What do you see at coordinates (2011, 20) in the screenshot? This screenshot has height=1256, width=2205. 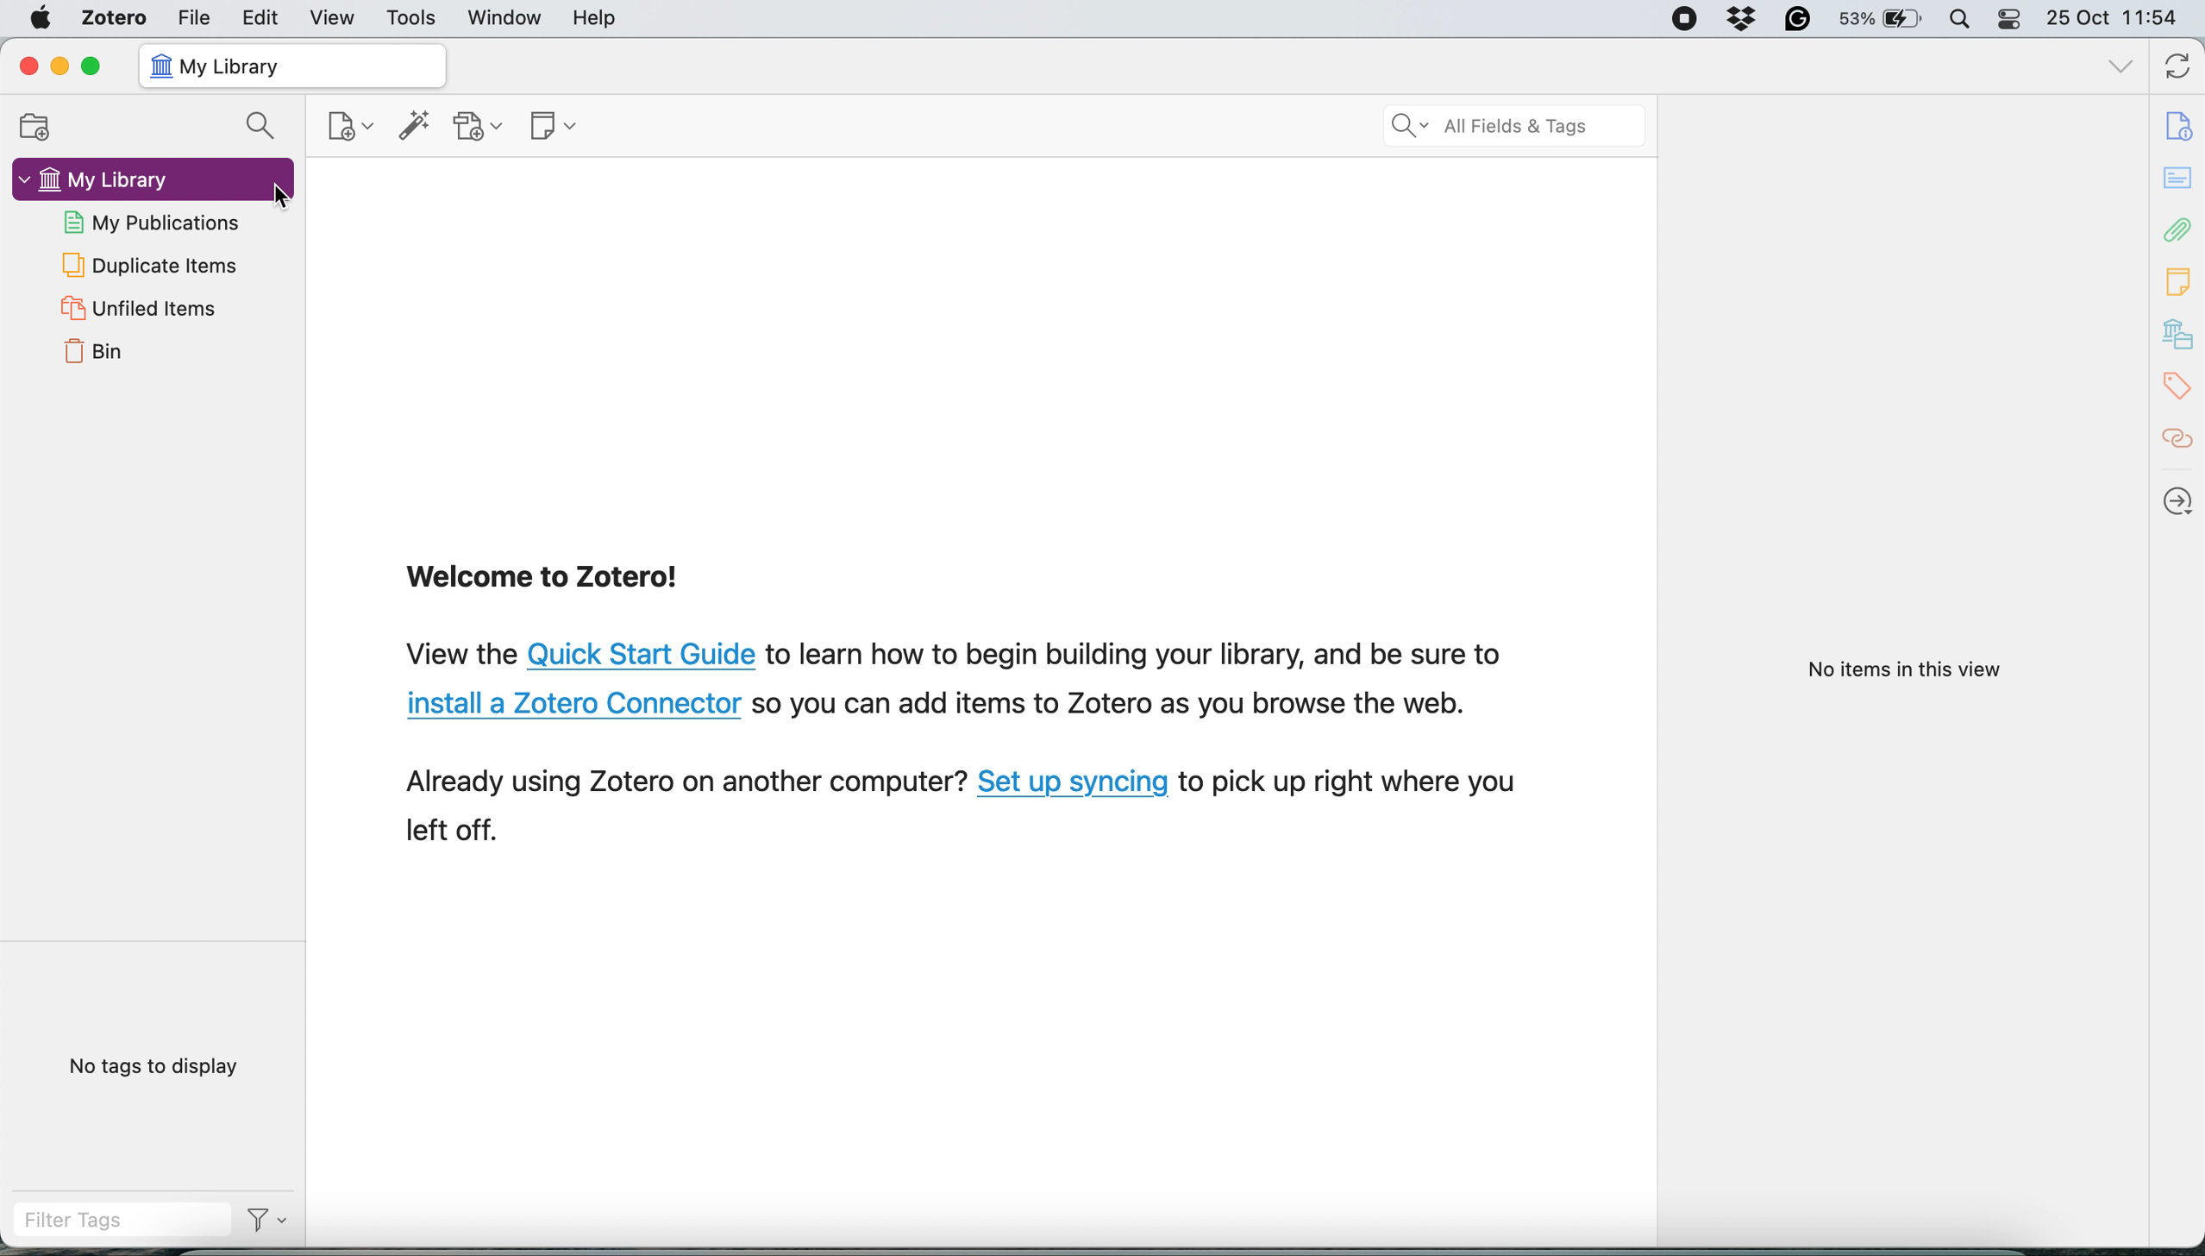 I see `control center` at bounding box center [2011, 20].